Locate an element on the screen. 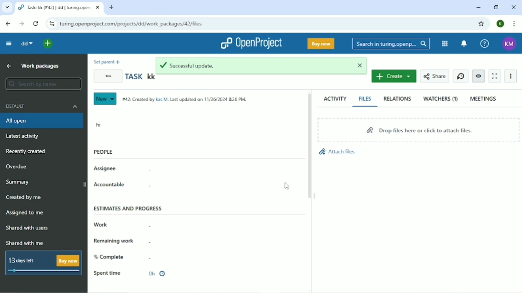 Image resolution: width=522 pixels, height=293 pixels. Unwatch work package is located at coordinates (478, 76).